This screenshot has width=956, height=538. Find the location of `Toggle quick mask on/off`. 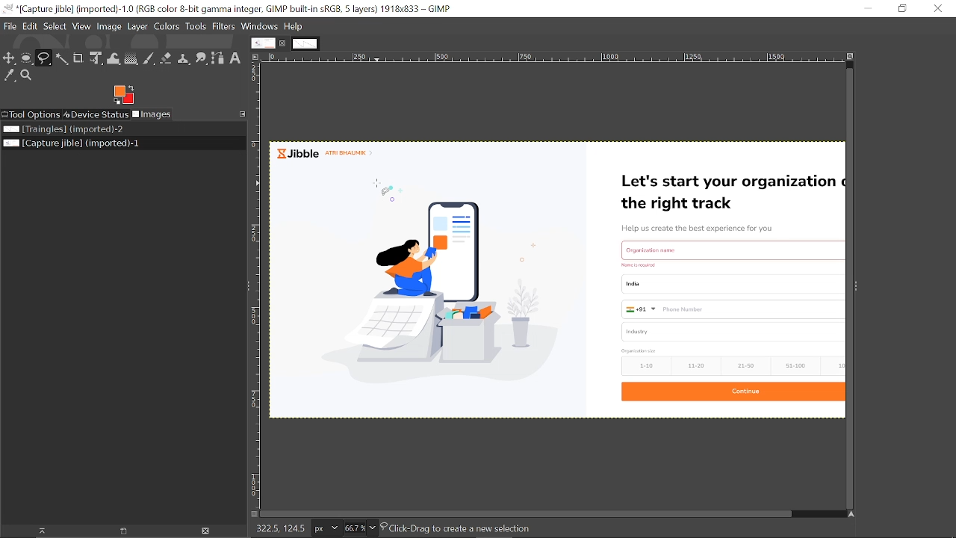

Toggle quick mask on/off is located at coordinates (251, 514).